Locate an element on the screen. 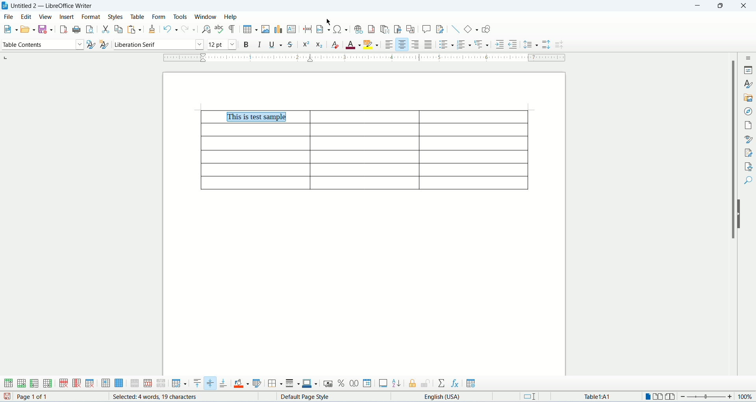 This screenshot has width=756, height=402. new is located at coordinates (9, 28).